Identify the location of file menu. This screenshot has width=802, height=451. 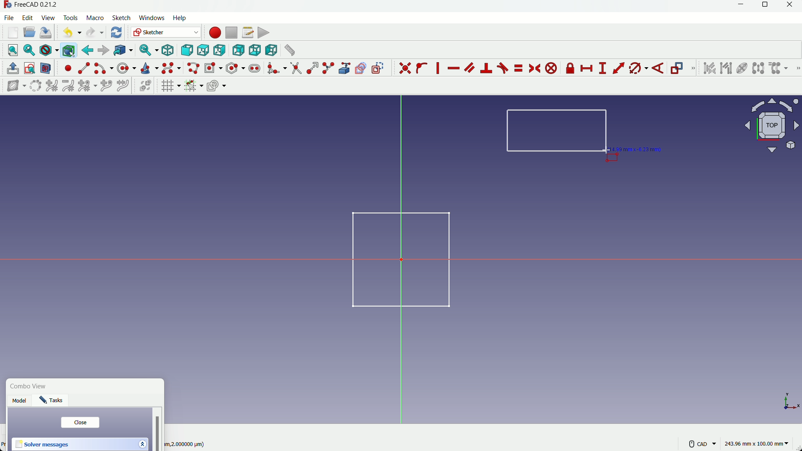
(10, 18).